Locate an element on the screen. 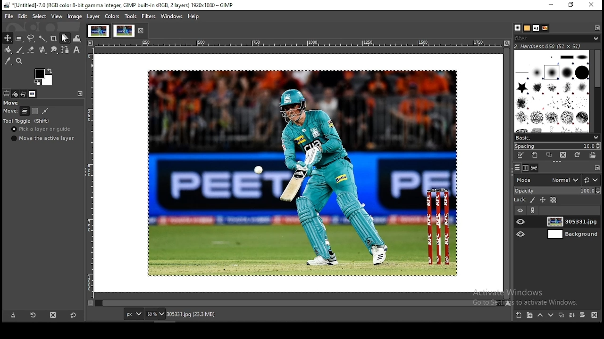 The image size is (604, 339). restore is located at coordinates (571, 6).